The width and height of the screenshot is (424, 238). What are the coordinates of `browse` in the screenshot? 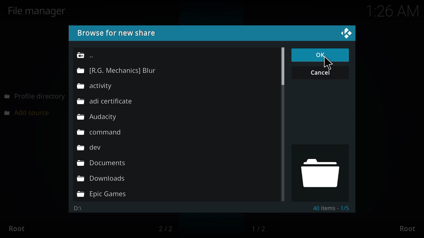 It's located at (120, 33).